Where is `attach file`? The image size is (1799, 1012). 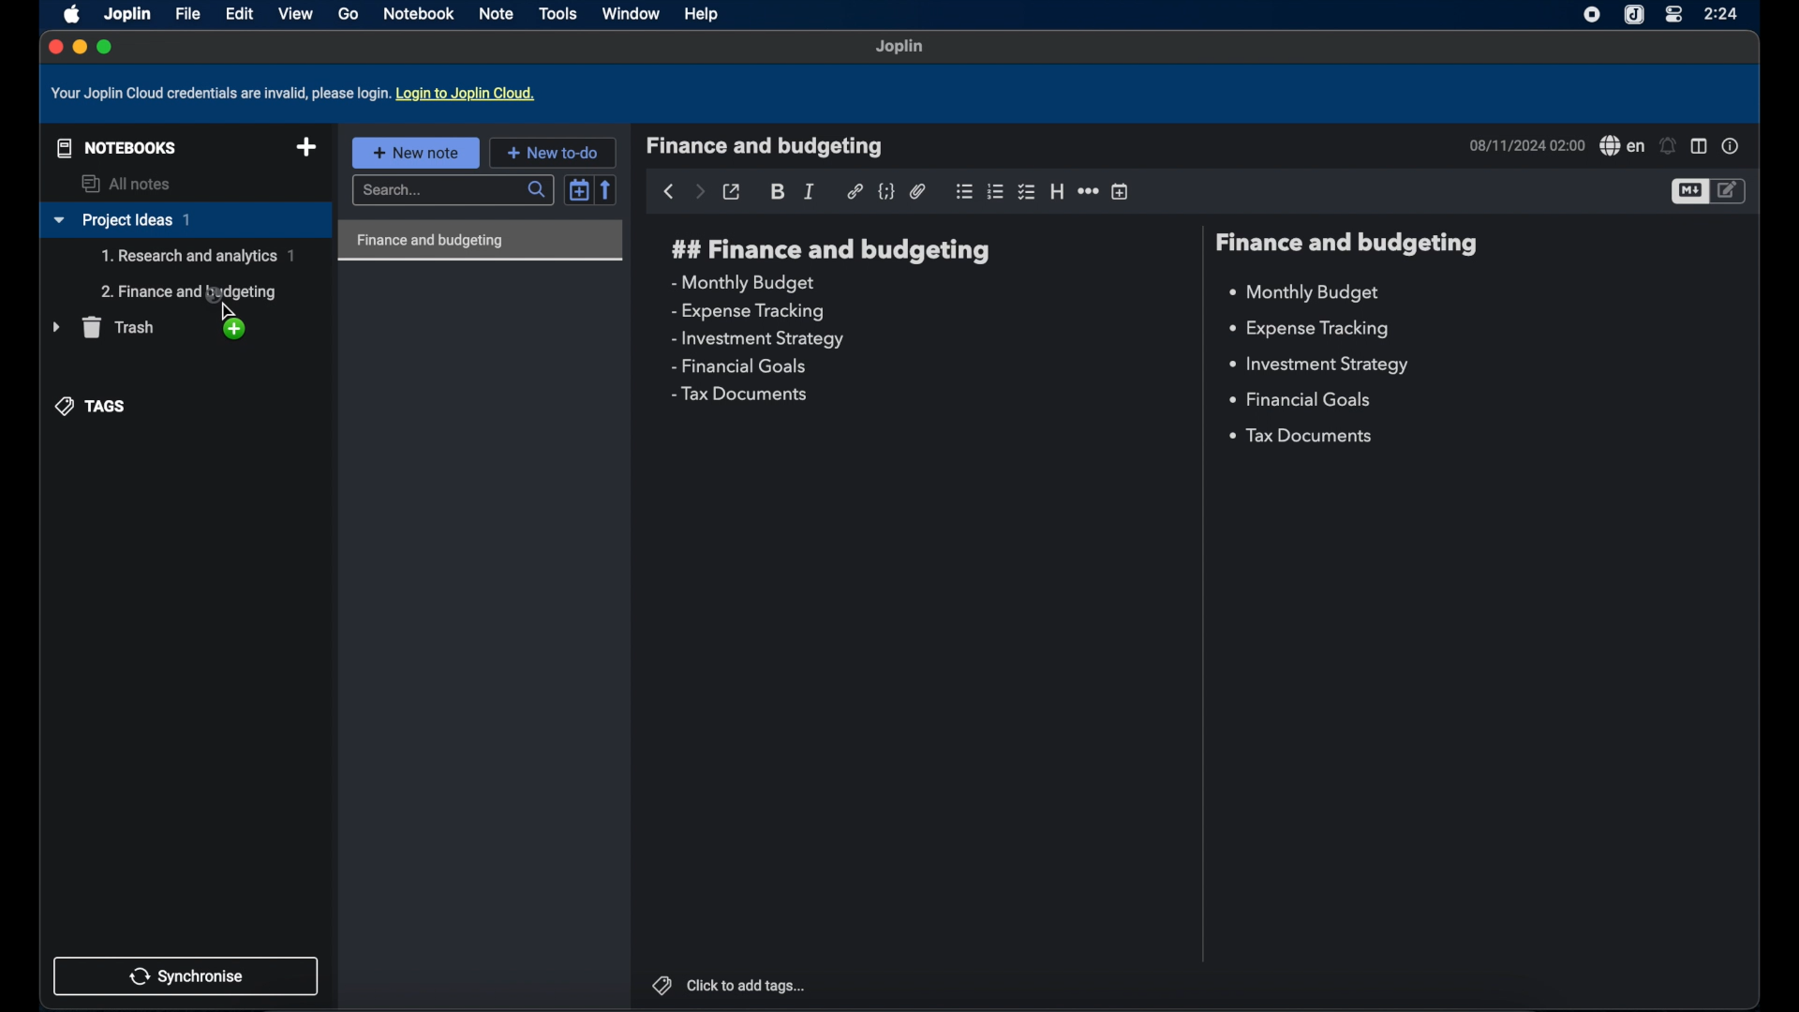 attach file is located at coordinates (918, 191).